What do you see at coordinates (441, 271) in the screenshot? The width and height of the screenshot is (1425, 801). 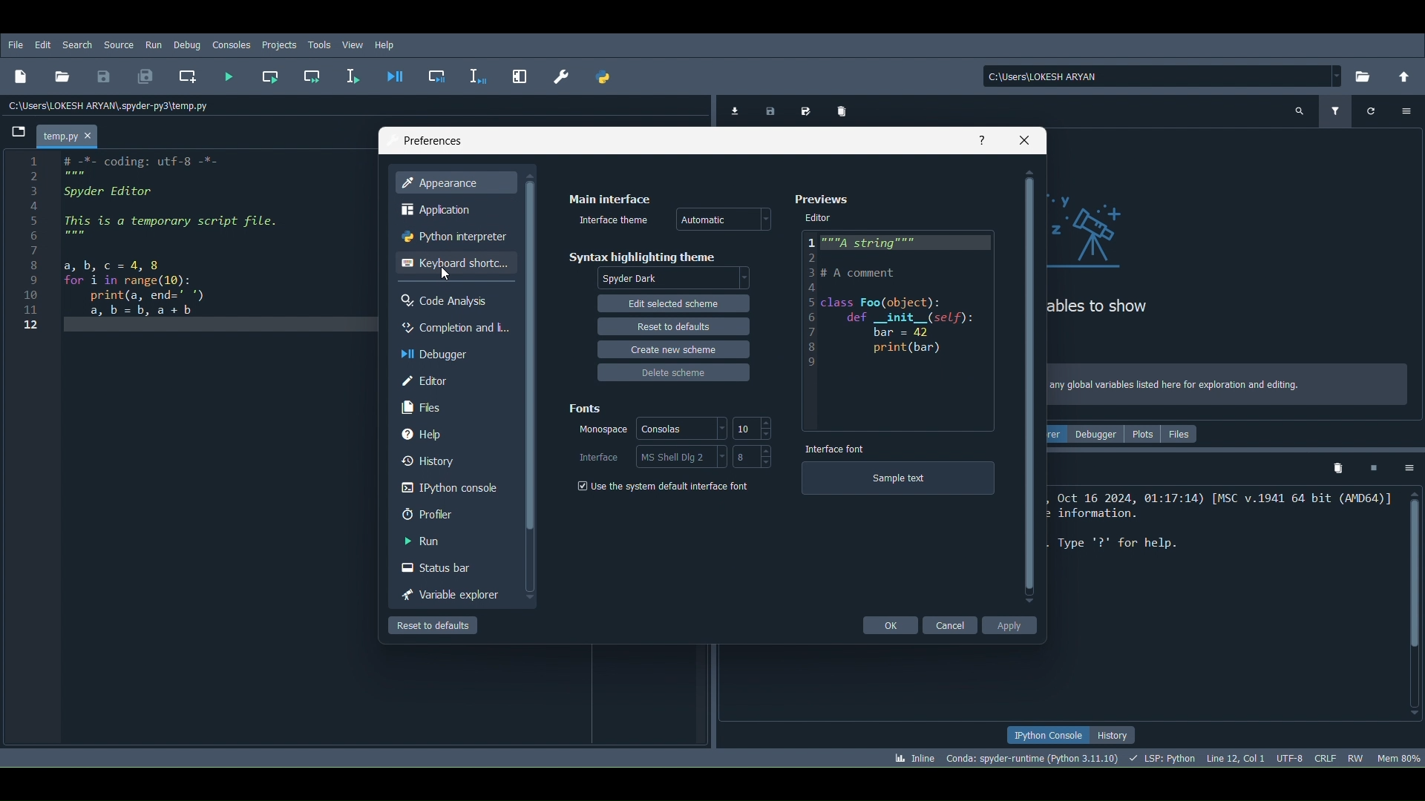 I see `Cursor position` at bounding box center [441, 271].